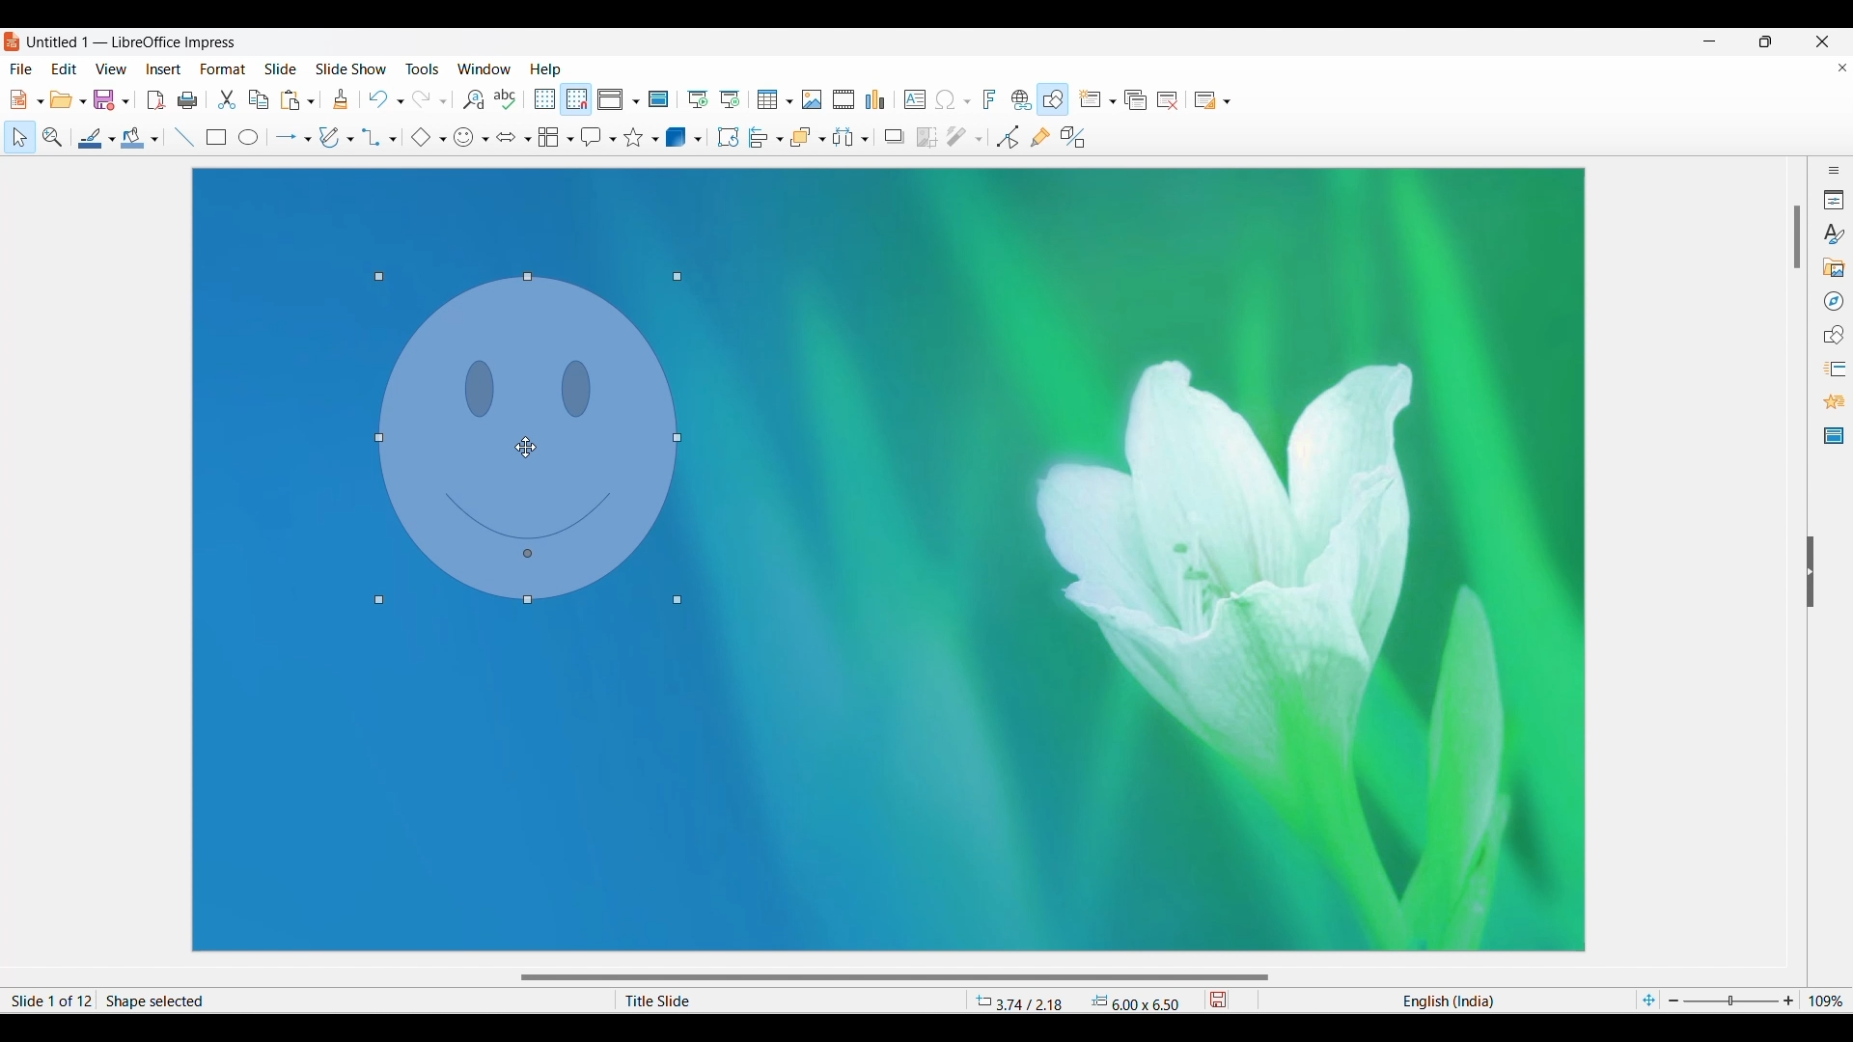 The image size is (1853, 1042). Describe the element at coordinates (979, 140) in the screenshot. I see `Filter options` at that location.